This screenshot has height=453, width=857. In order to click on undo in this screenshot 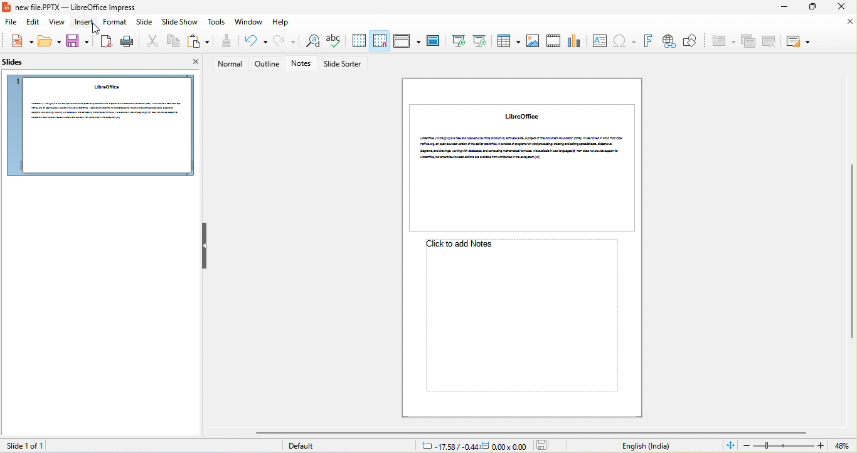, I will do `click(253, 41)`.